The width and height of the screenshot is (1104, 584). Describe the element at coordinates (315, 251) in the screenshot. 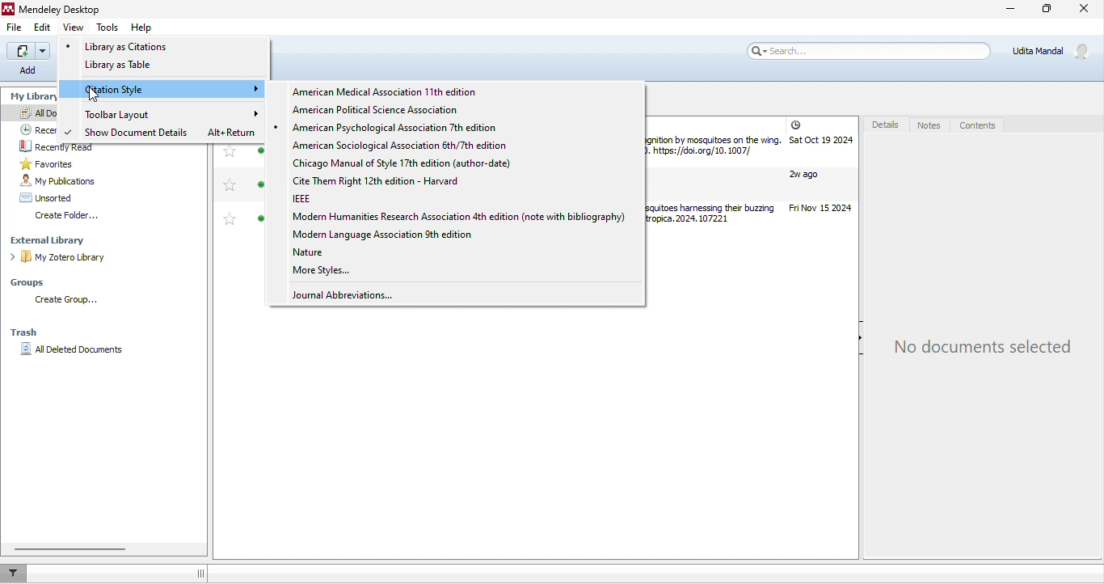

I see `Nature` at that location.